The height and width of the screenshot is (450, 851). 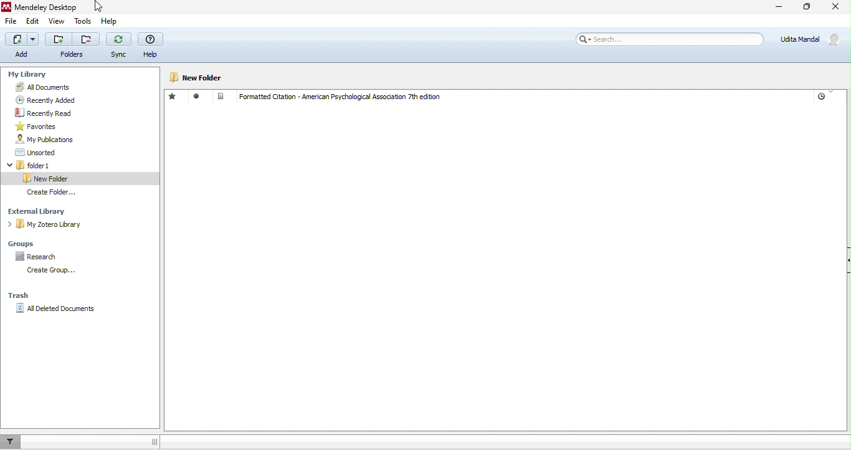 What do you see at coordinates (48, 100) in the screenshot?
I see `recently added` at bounding box center [48, 100].